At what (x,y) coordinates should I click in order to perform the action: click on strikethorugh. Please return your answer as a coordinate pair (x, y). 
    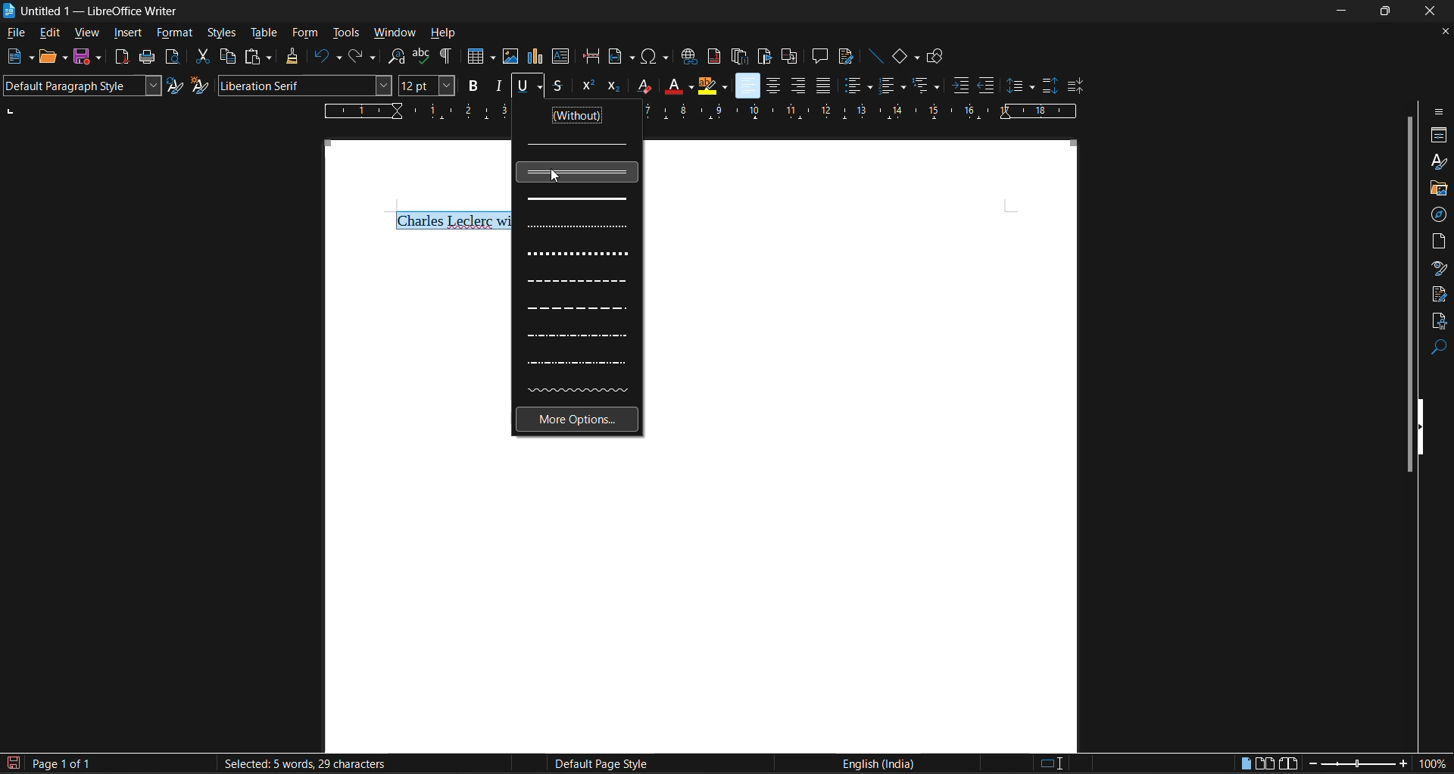
    Looking at the image, I should click on (557, 86).